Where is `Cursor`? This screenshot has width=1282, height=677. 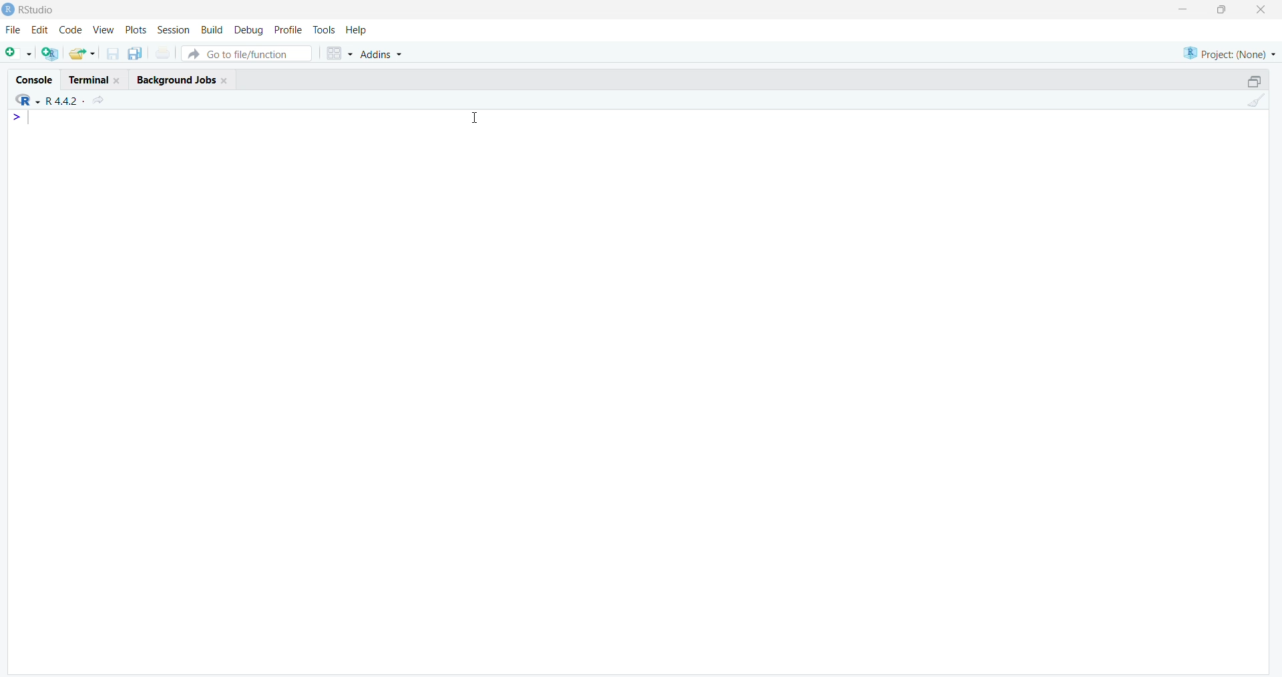 Cursor is located at coordinates (475, 117).